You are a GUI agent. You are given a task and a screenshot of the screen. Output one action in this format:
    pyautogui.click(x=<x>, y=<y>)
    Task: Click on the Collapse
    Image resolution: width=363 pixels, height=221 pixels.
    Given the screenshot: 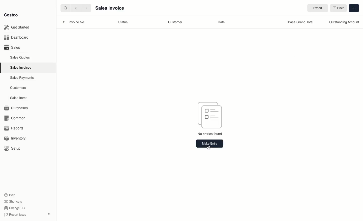 What is the action you would take?
    pyautogui.click(x=50, y=214)
    